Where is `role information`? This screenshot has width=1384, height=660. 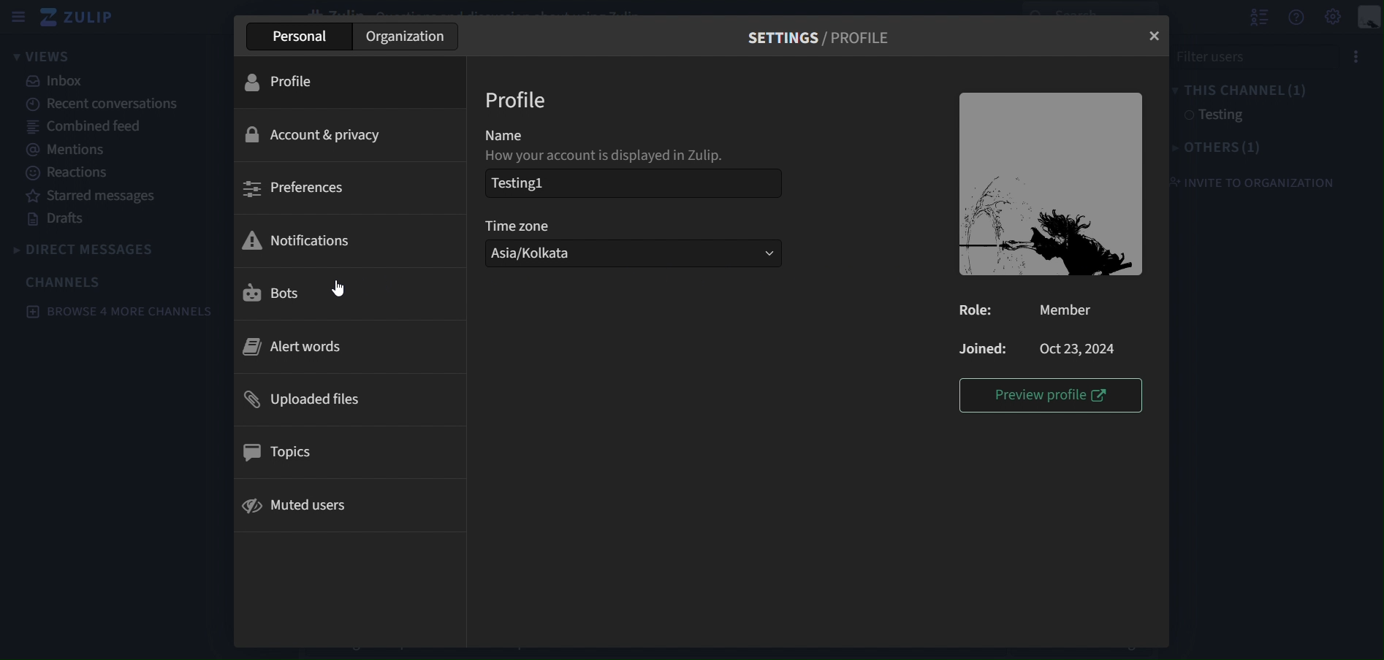
role information is located at coordinates (1041, 331).